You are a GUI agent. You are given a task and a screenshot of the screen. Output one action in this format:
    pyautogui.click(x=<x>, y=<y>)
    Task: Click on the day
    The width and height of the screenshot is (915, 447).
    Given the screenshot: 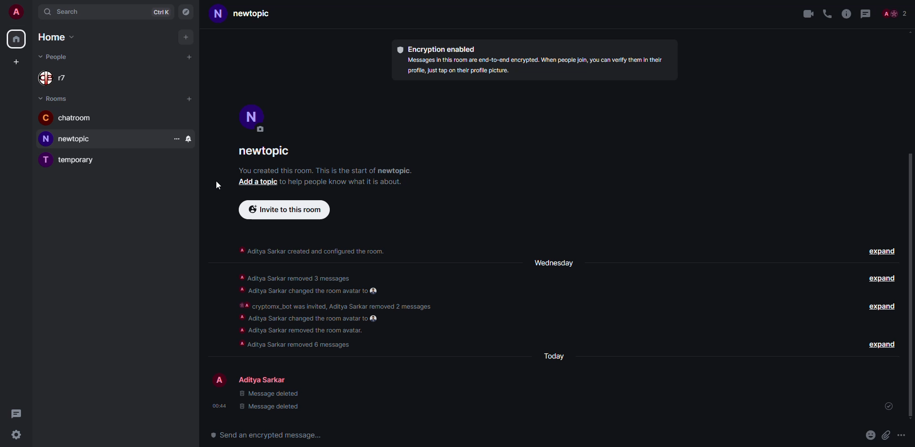 What is the action you would take?
    pyautogui.click(x=554, y=263)
    